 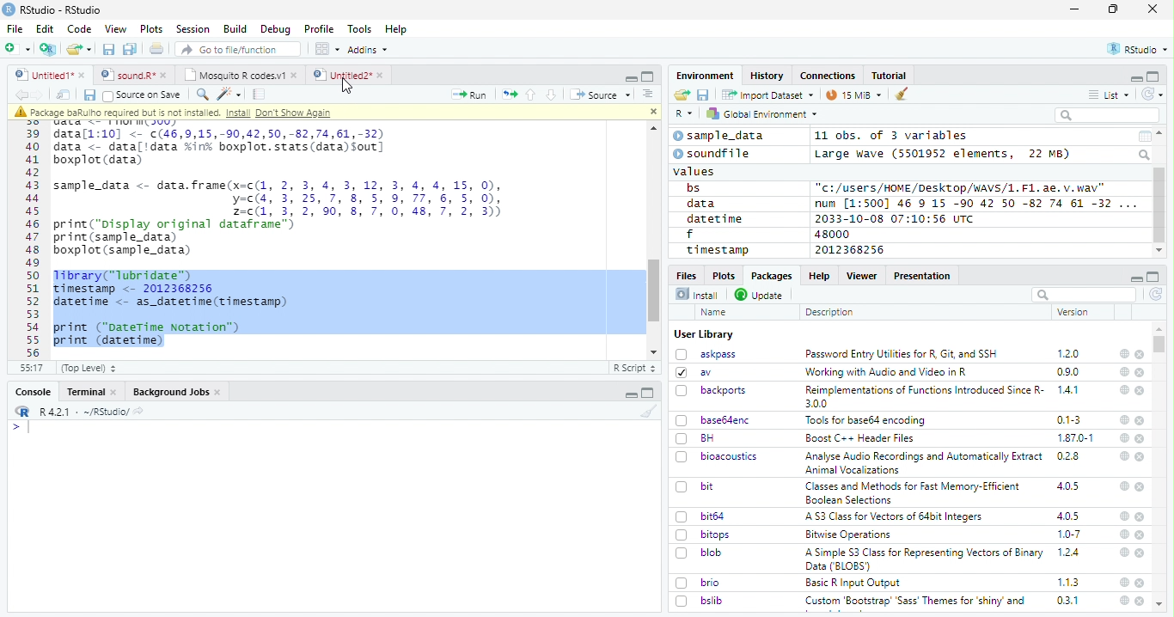 What do you see at coordinates (358, 29) in the screenshot?
I see `Tools` at bounding box center [358, 29].